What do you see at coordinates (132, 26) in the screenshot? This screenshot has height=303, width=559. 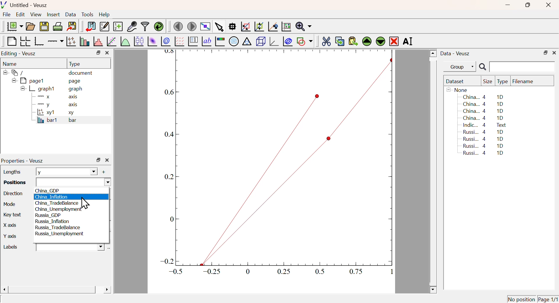 I see `Capture Remote Data` at bounding box center [132, 26].